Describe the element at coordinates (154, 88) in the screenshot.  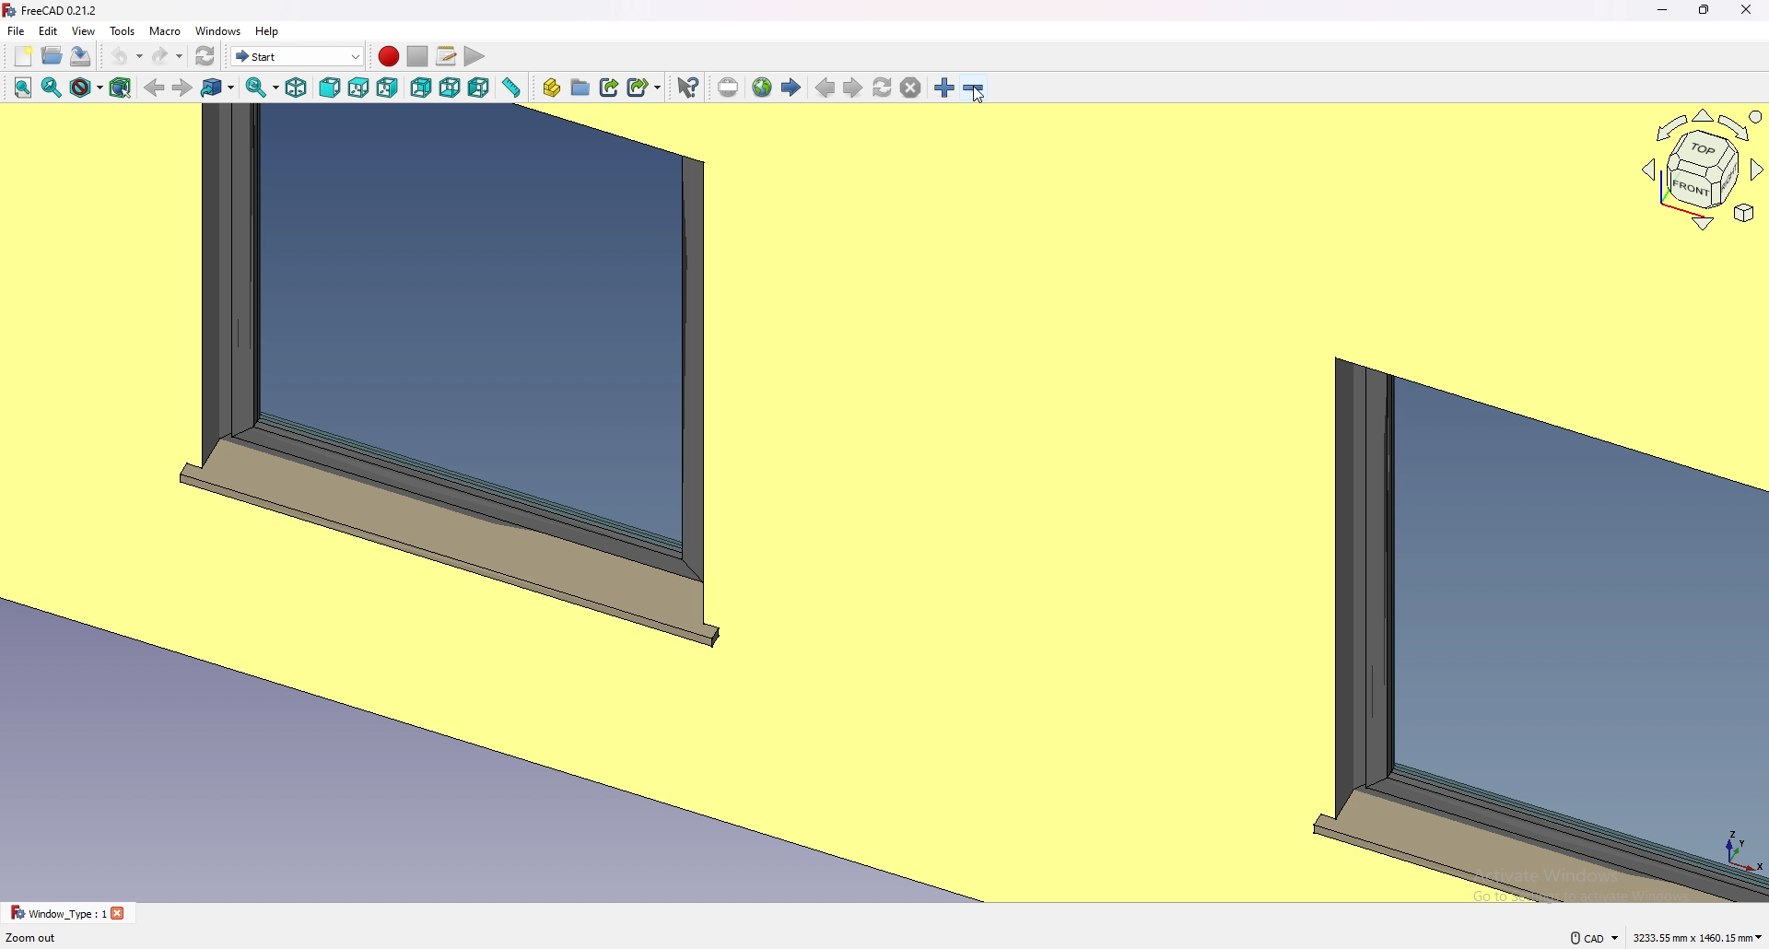
I see `back` at that location.